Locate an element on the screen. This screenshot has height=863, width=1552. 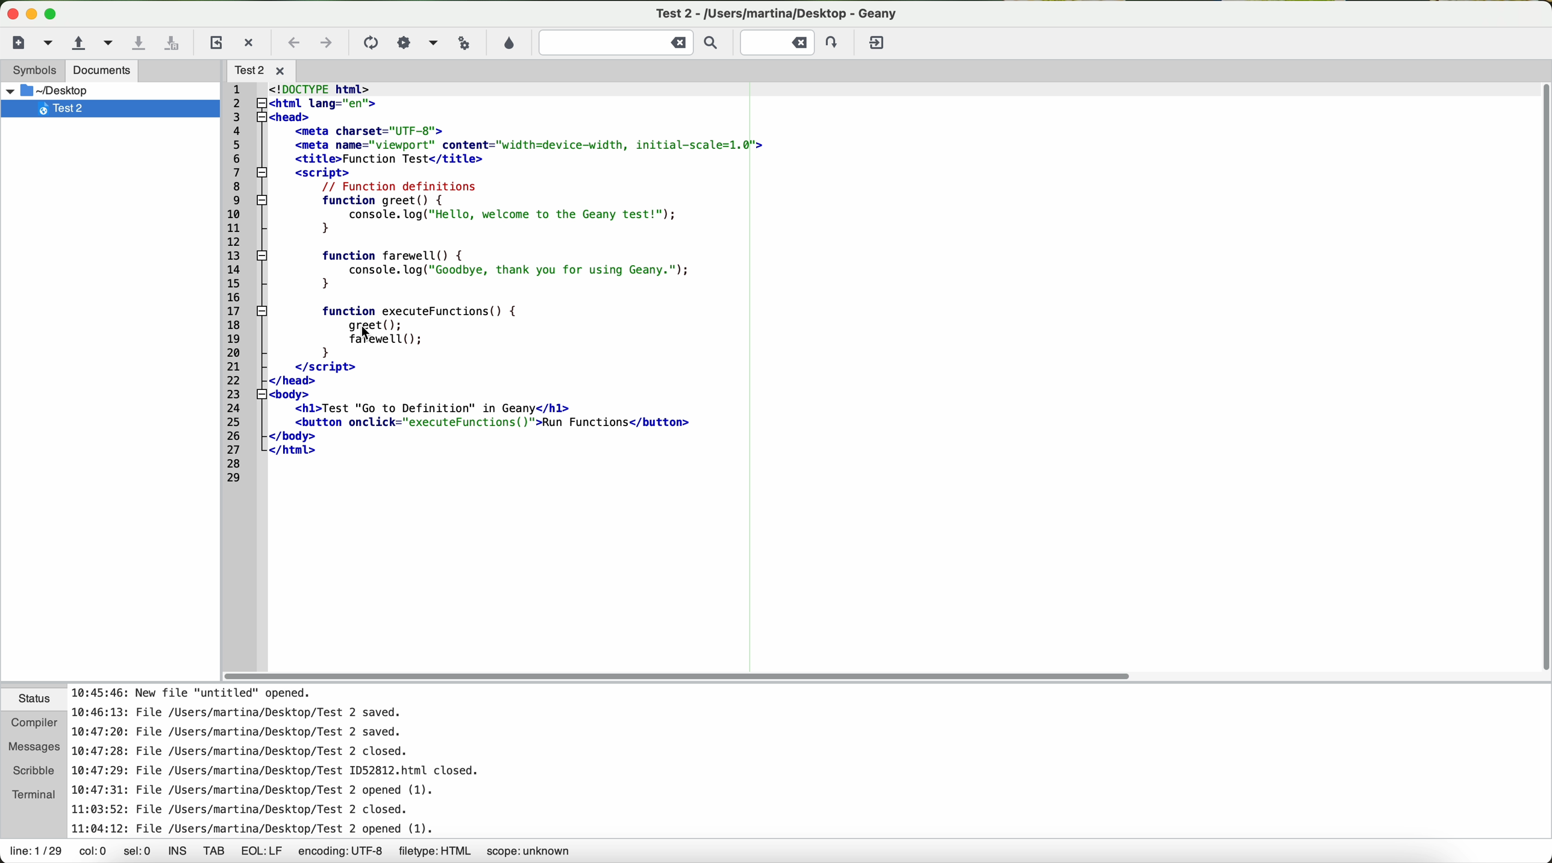
code block is located at coordinates (498, 284).